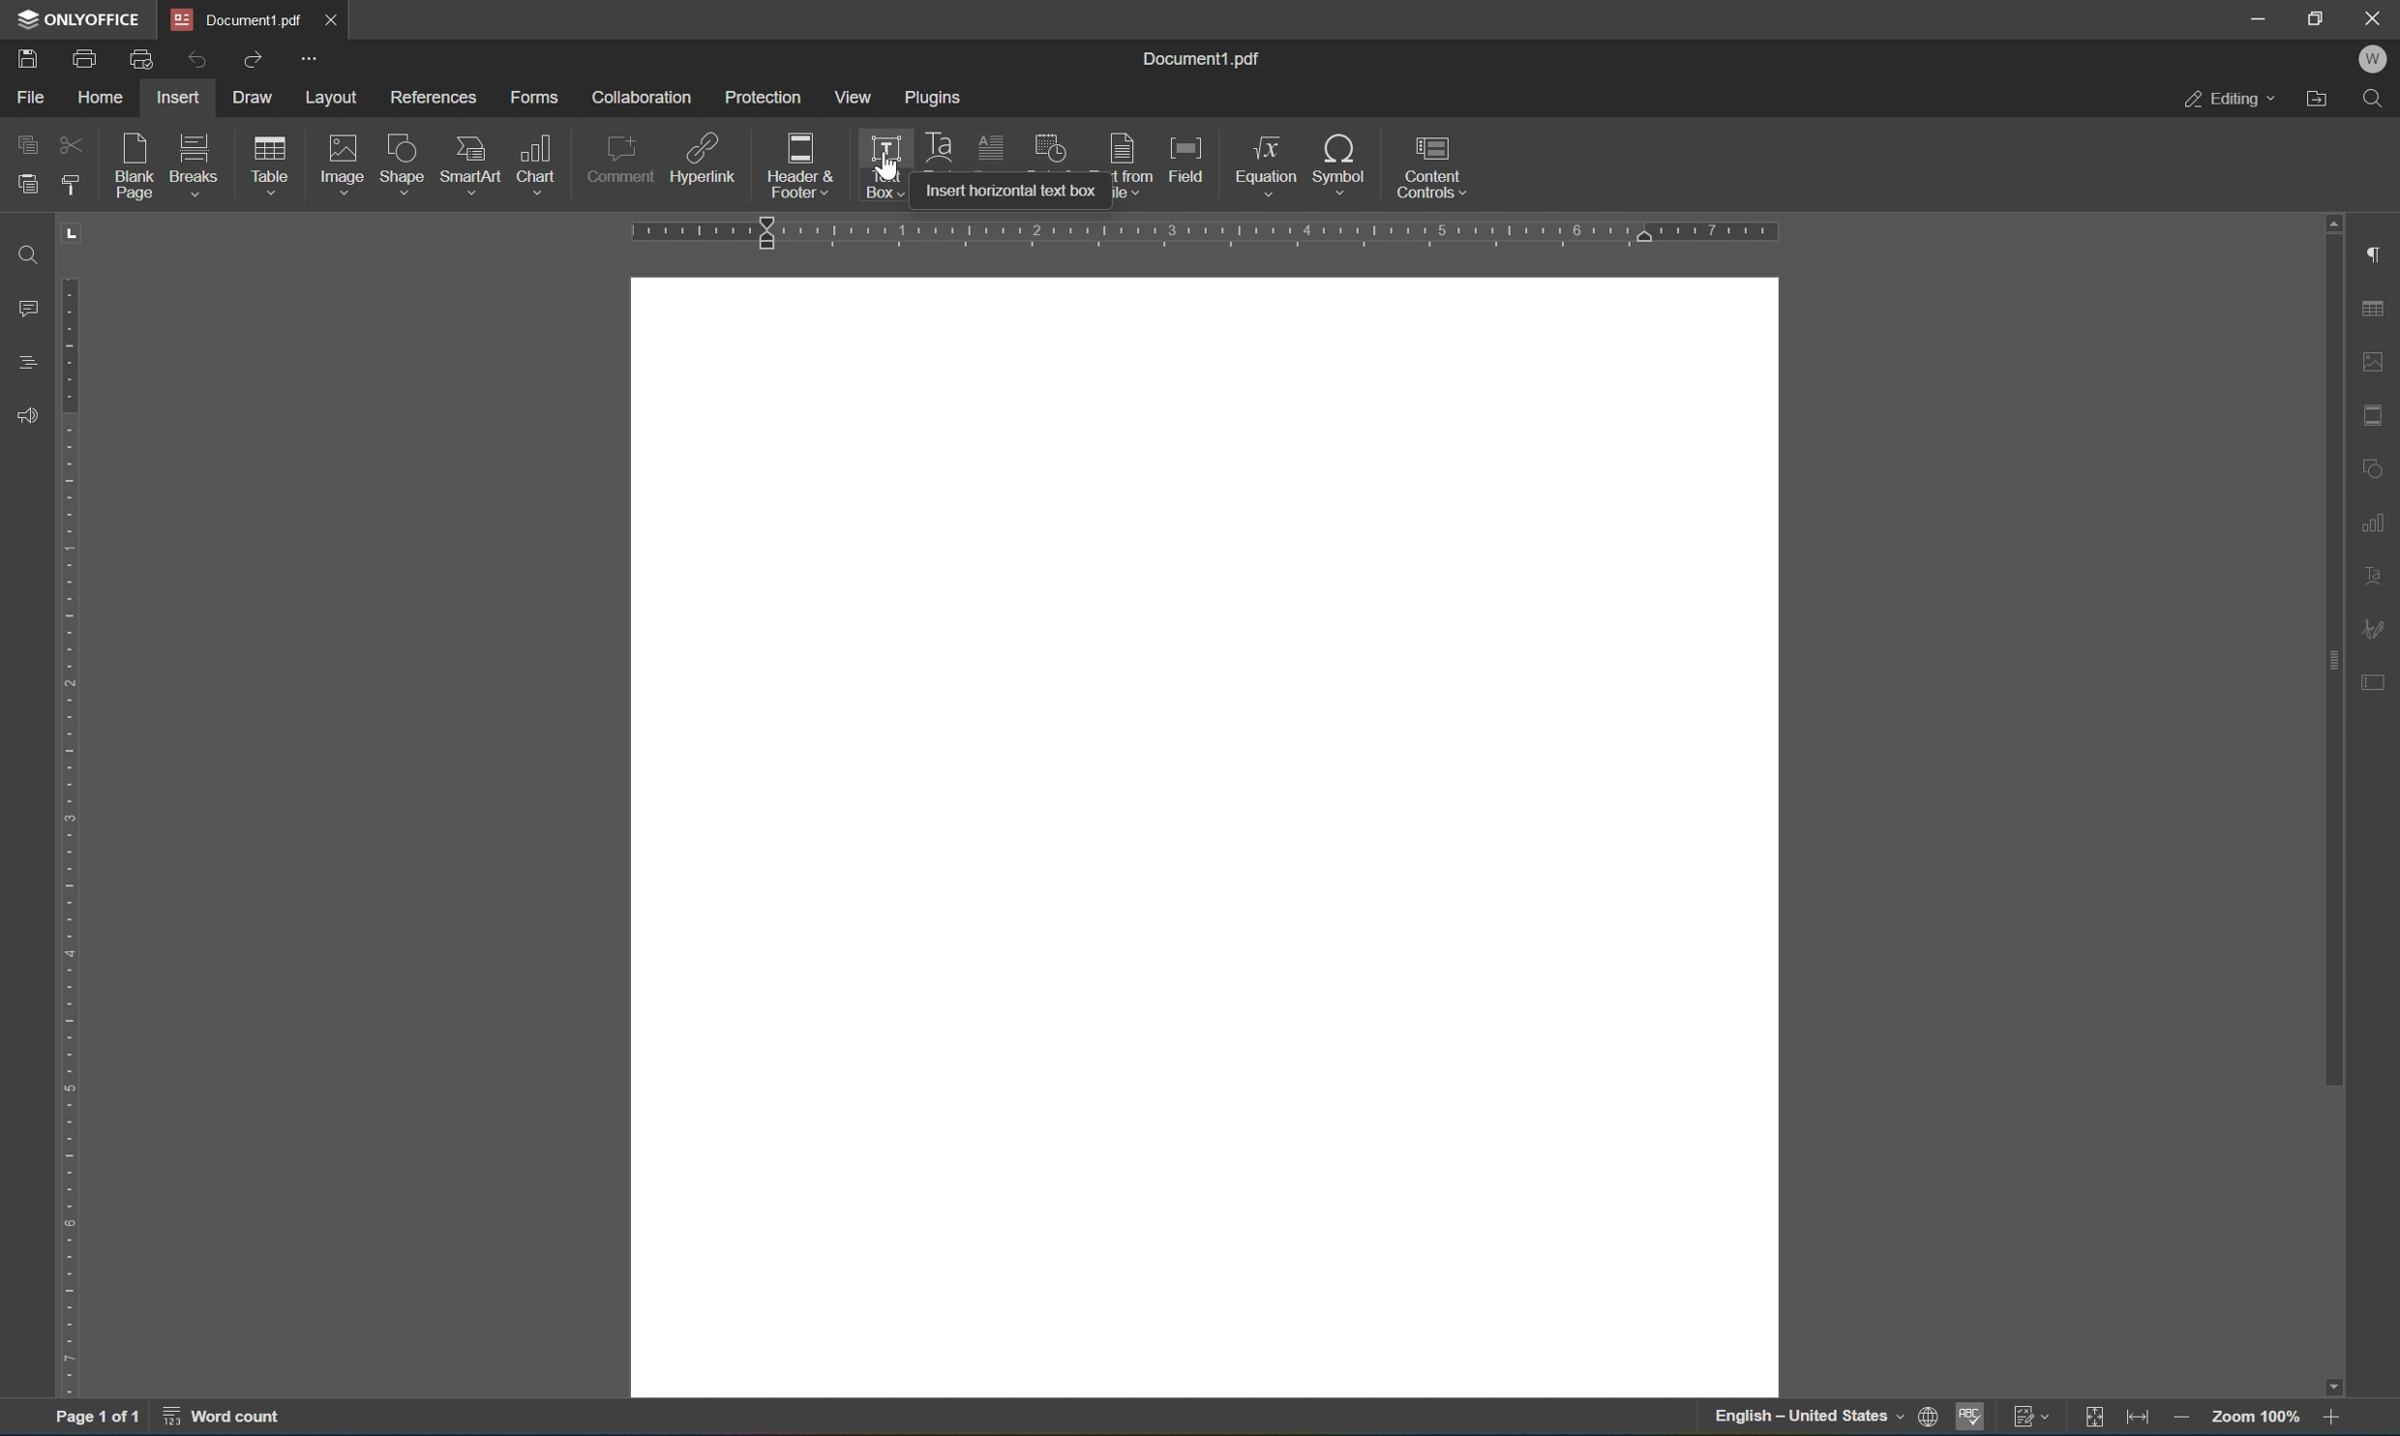 The image size is (2400, 1436). I want to click on references, so click(434, 100).